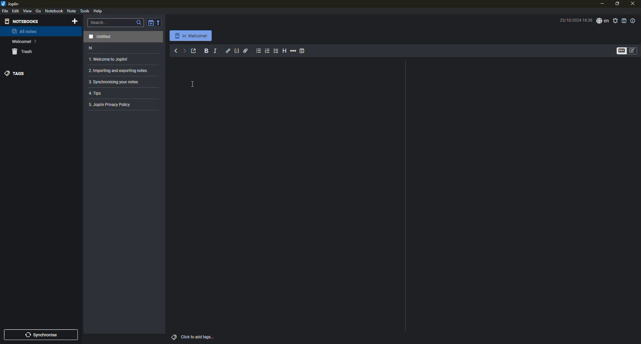 The width and height of the screenshot is (641, 344). Describe the element at coordinates (99, 11) in the screenshot. I see `help` at that location.